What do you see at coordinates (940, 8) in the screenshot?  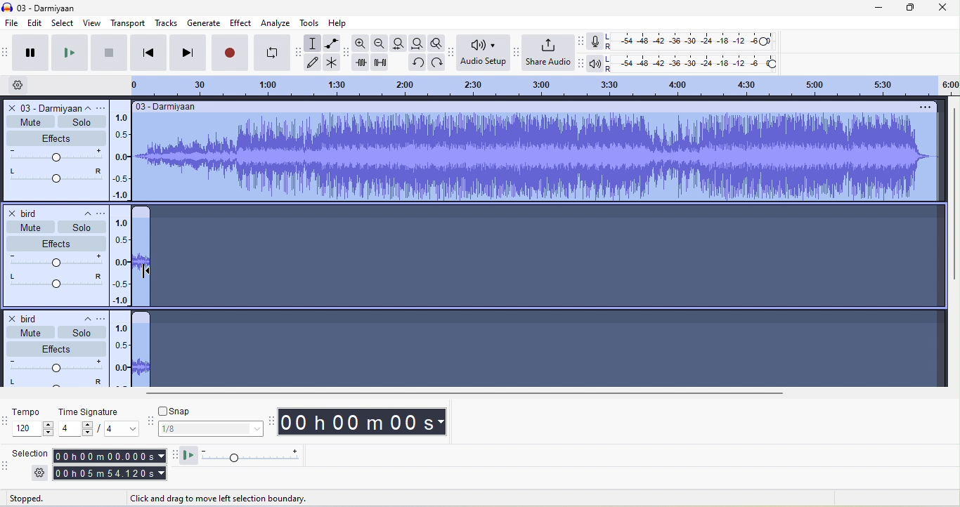 I see `close` at bounding box center [940, 8].